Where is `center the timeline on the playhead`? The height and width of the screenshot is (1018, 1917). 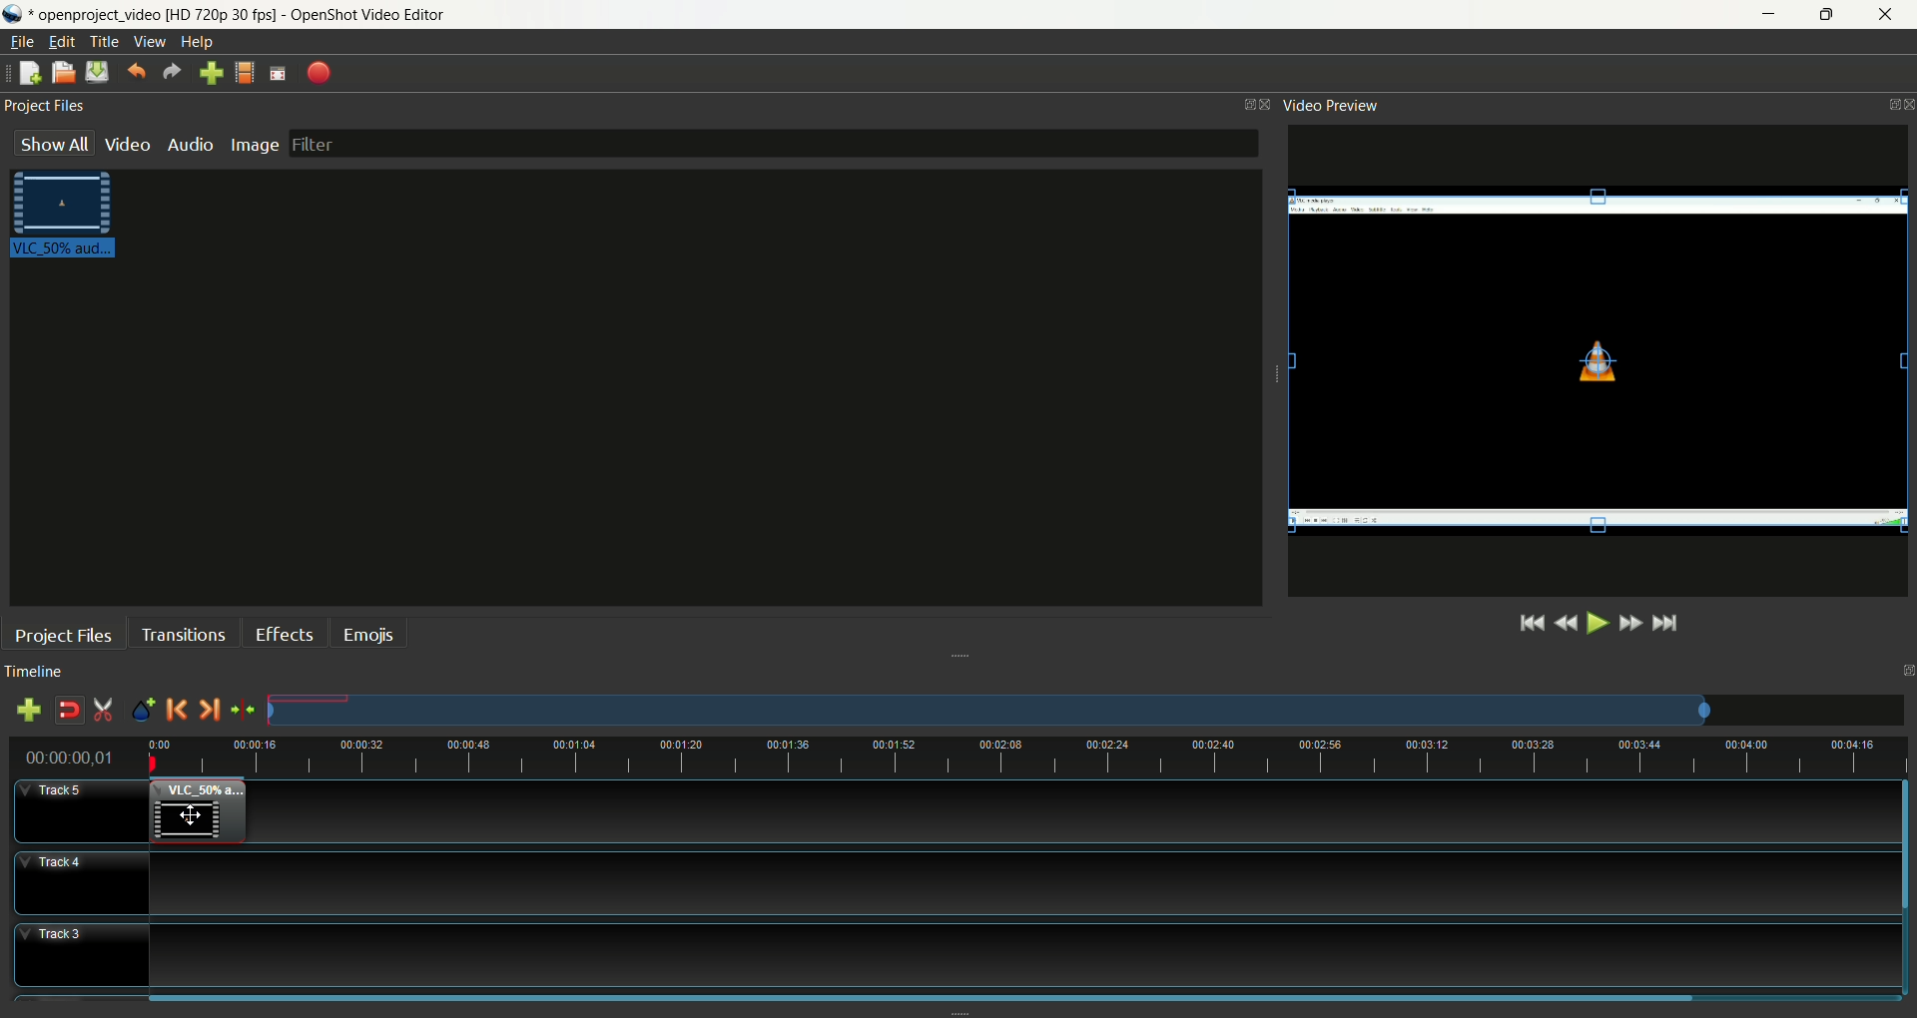
center the timeline on the playhead is located at coordinates (243, 711).